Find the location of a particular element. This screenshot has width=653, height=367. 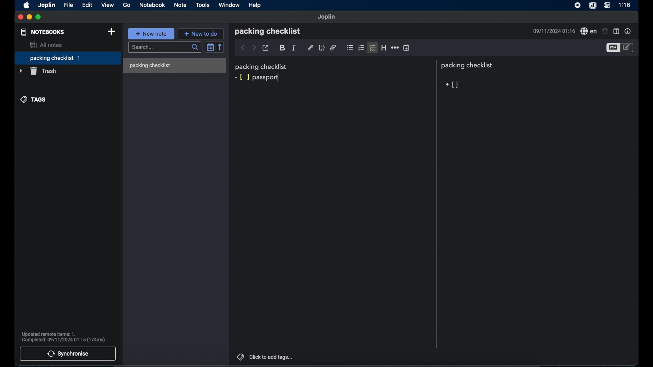

screen recorder icon is located at coordinates (578, 6).